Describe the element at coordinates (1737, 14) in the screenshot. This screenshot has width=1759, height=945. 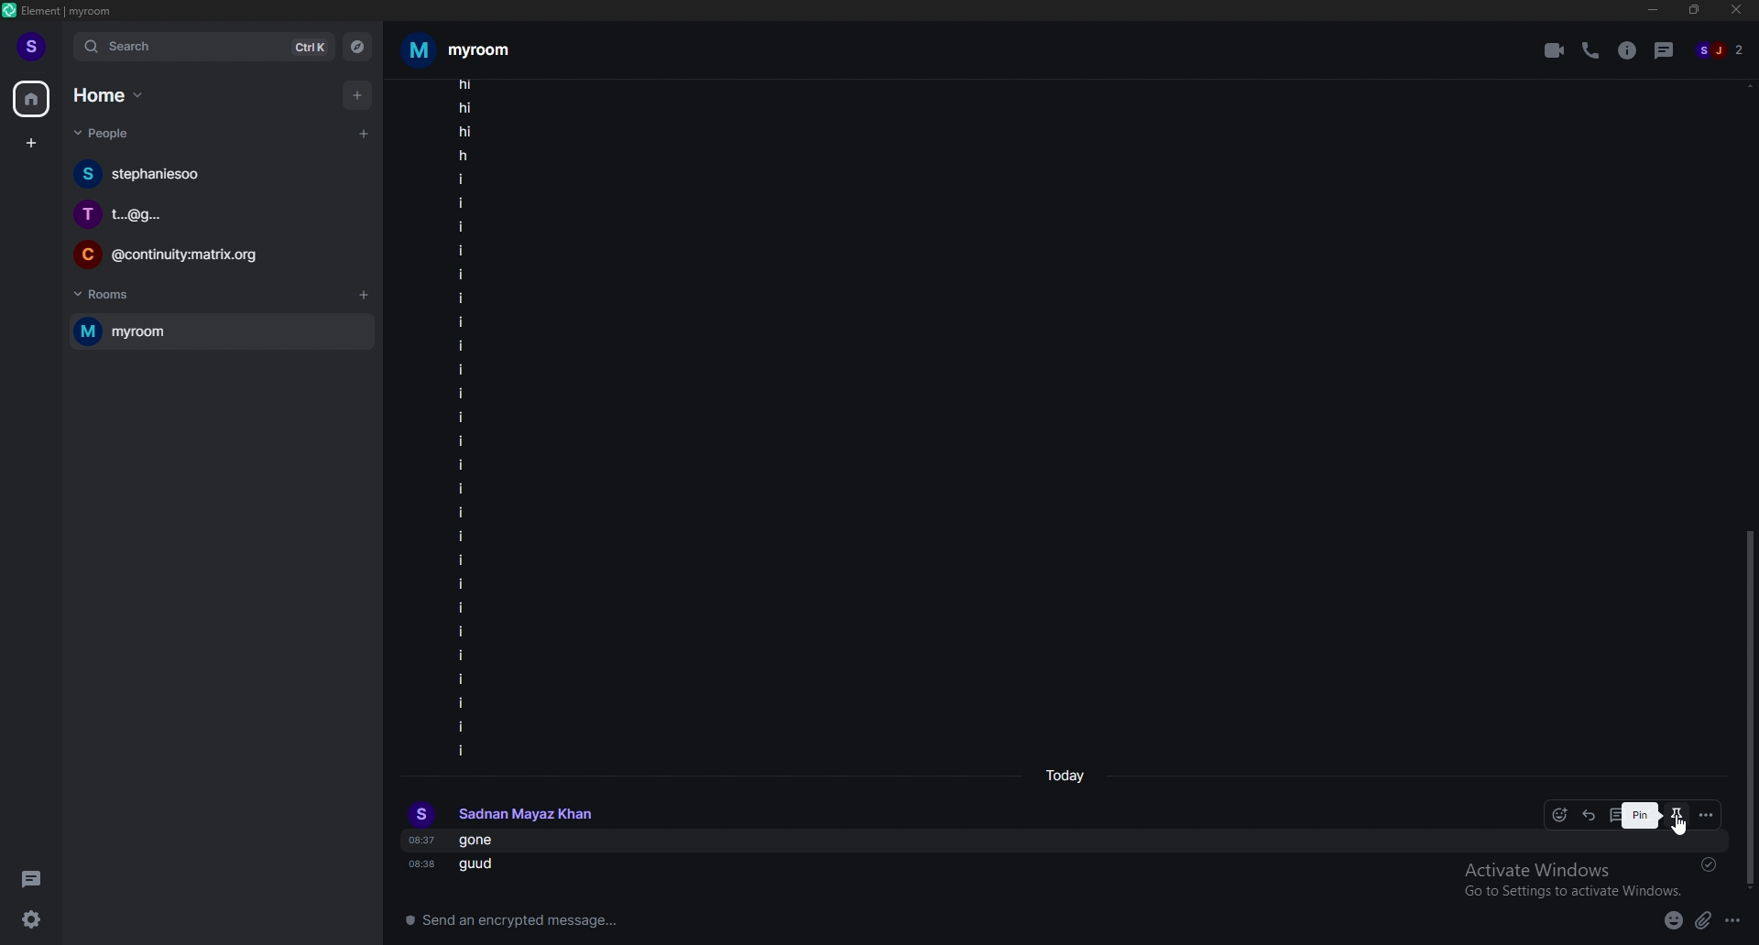
I see `close` at that location.